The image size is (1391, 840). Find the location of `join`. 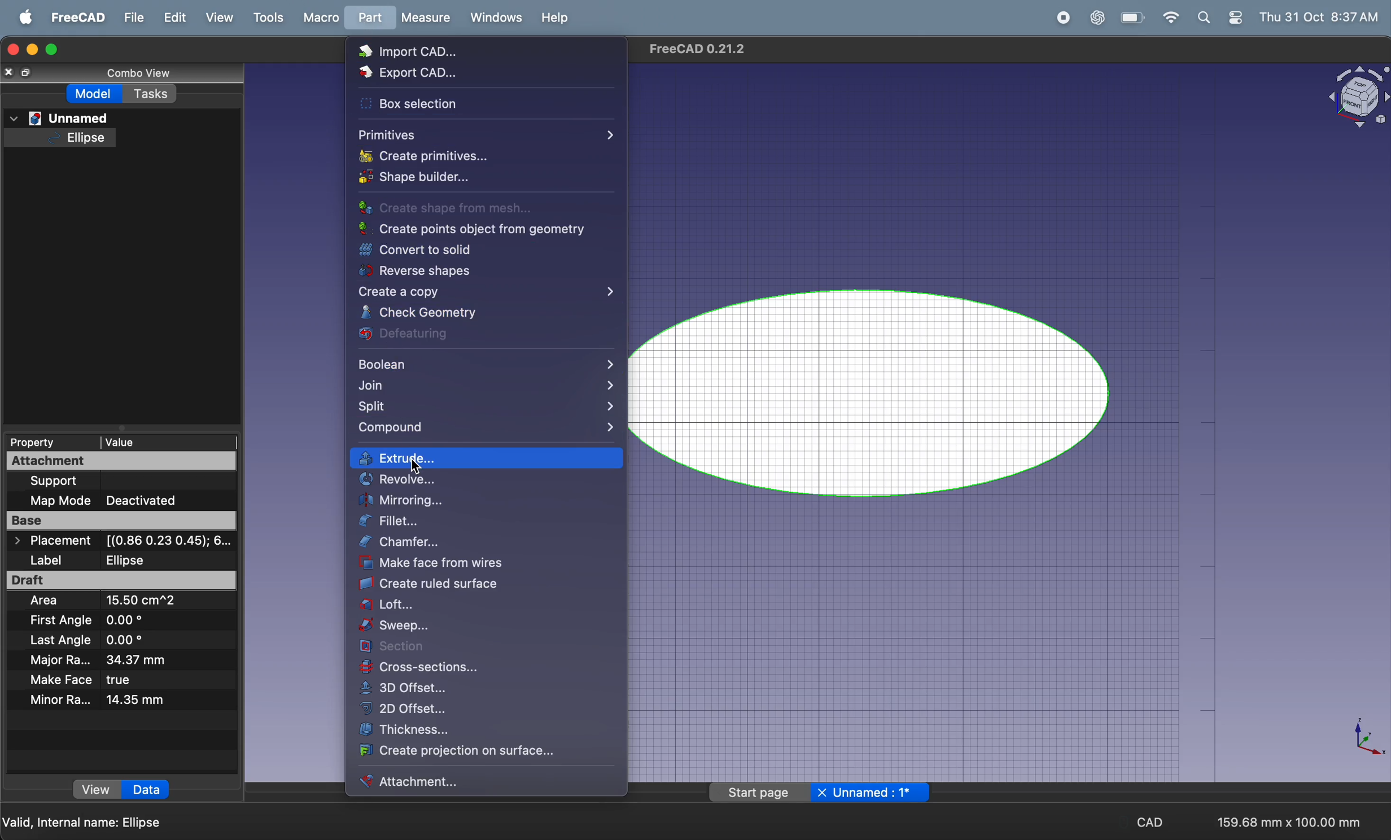

join is located at coordinates (484, 387).